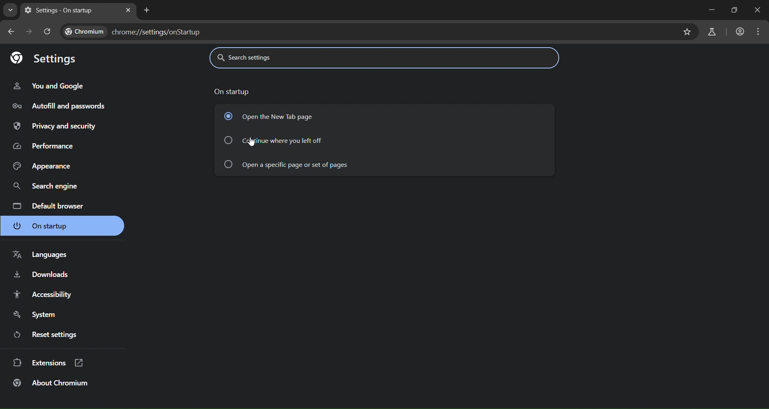  What do you see at coordinates (736, 10) in the screenshot?
I see `restore down` at bounding box center [736, 10].